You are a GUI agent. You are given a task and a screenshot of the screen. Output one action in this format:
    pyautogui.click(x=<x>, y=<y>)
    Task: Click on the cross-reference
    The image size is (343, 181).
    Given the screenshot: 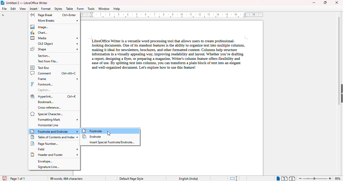 What is the action you would take?
    pyautogui.click(x=50, y=108)
    